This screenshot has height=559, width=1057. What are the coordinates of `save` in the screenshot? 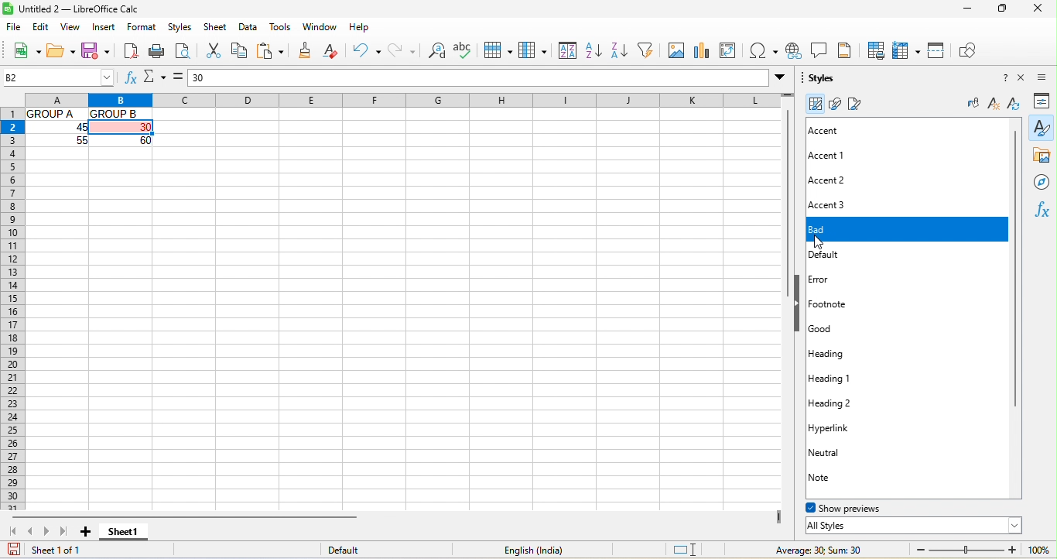 It's located at (12, 550).